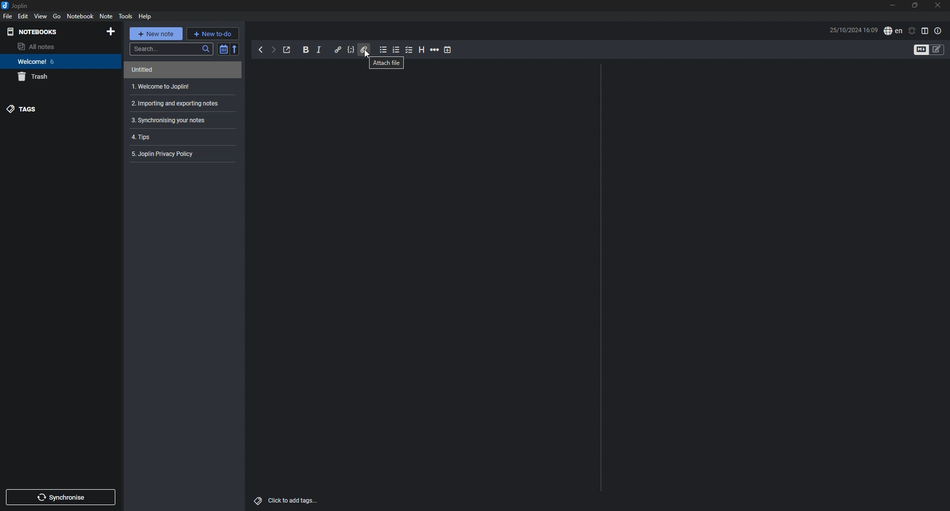  What do you see at coordinates (369, 55) in the screenshot?
I see `Cursor` at bounding box center [369, 55].